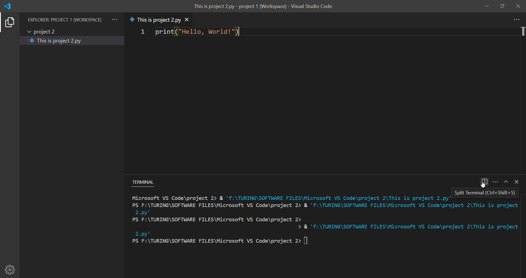 The image size is (526, 278). I want to click on Microsoft VS Code\project 2> & 'f:\TURING\SOFTWARE FILES\Microsoft VS Code\project 2\This is project 2.py' - 5
PS F:\TURING\SOFTWARE FILES\Microsoft VS Code\project 2> & 'f:\TURING\SOFTWARE FILES\Microsoft VS Code\project 2\This is project
2.py*
PS F:\TURING\SOFTWARE FILES\Microsoft VS Code\project 2>

> & 'f:\TURING\SOFTWARE FILES\Microsoft VS Code\project 2\This is project
2.py*
PS F:\TURING\SOFTWARE FILES\Microsoft VS Code\project 2> 1, so click(325, 222).